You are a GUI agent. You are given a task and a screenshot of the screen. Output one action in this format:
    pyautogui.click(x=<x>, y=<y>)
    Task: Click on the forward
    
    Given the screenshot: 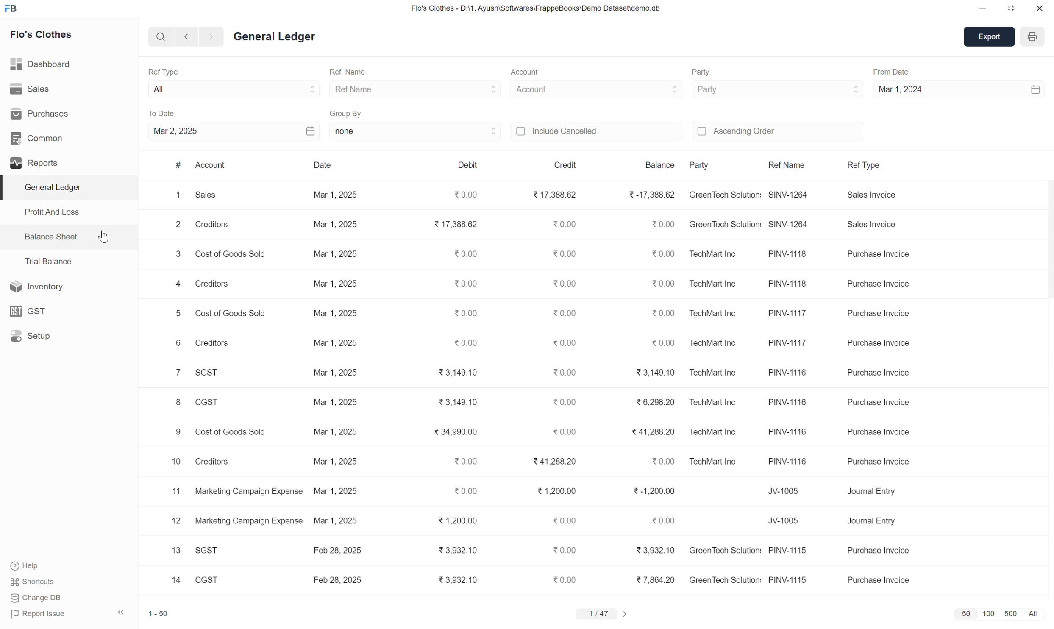 What is the action you would take?
    pyautogui.click(x=628, y=614)
    